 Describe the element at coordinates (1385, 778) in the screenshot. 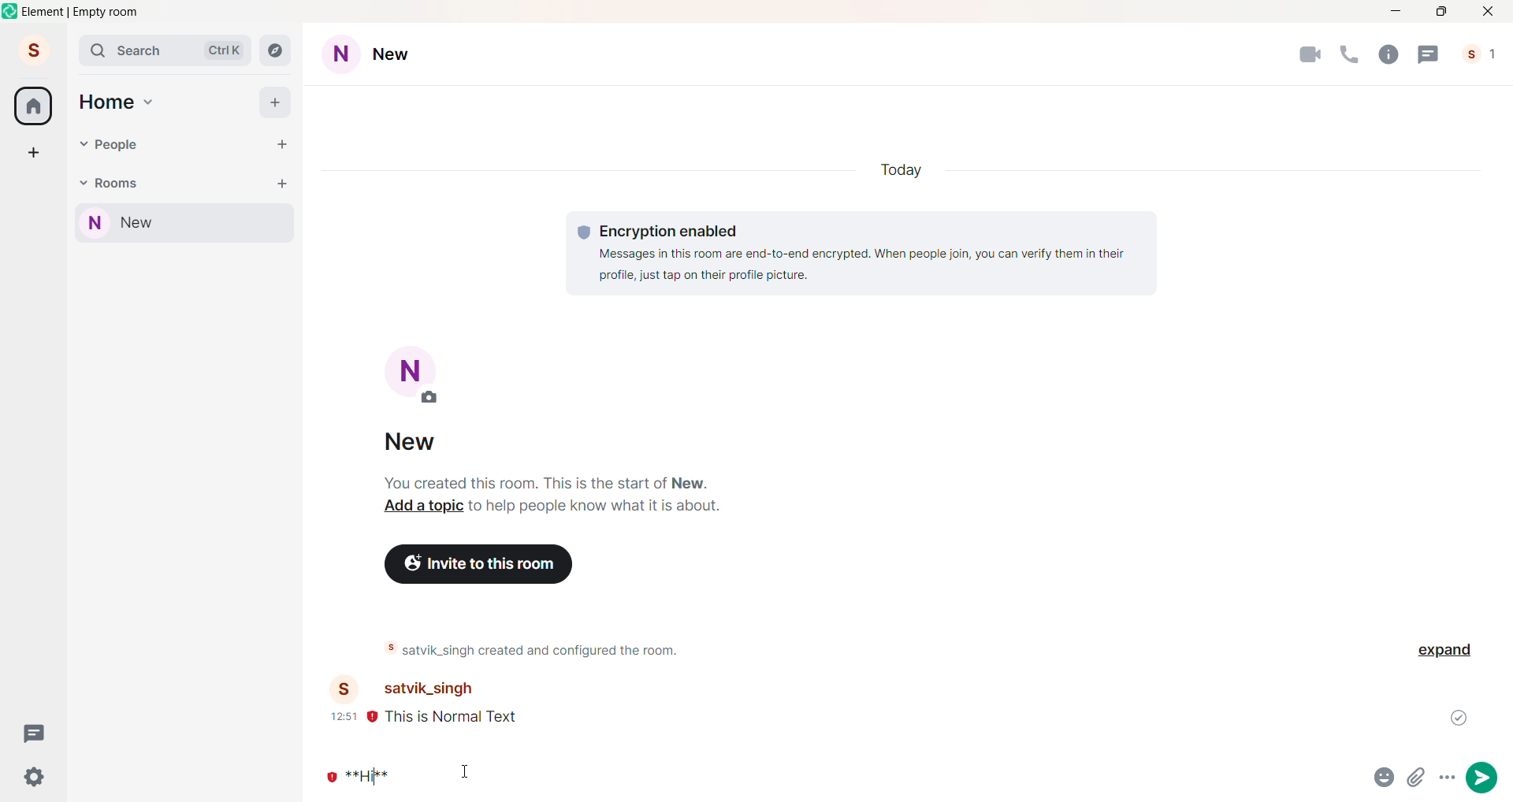

I see `emojis` at that location.